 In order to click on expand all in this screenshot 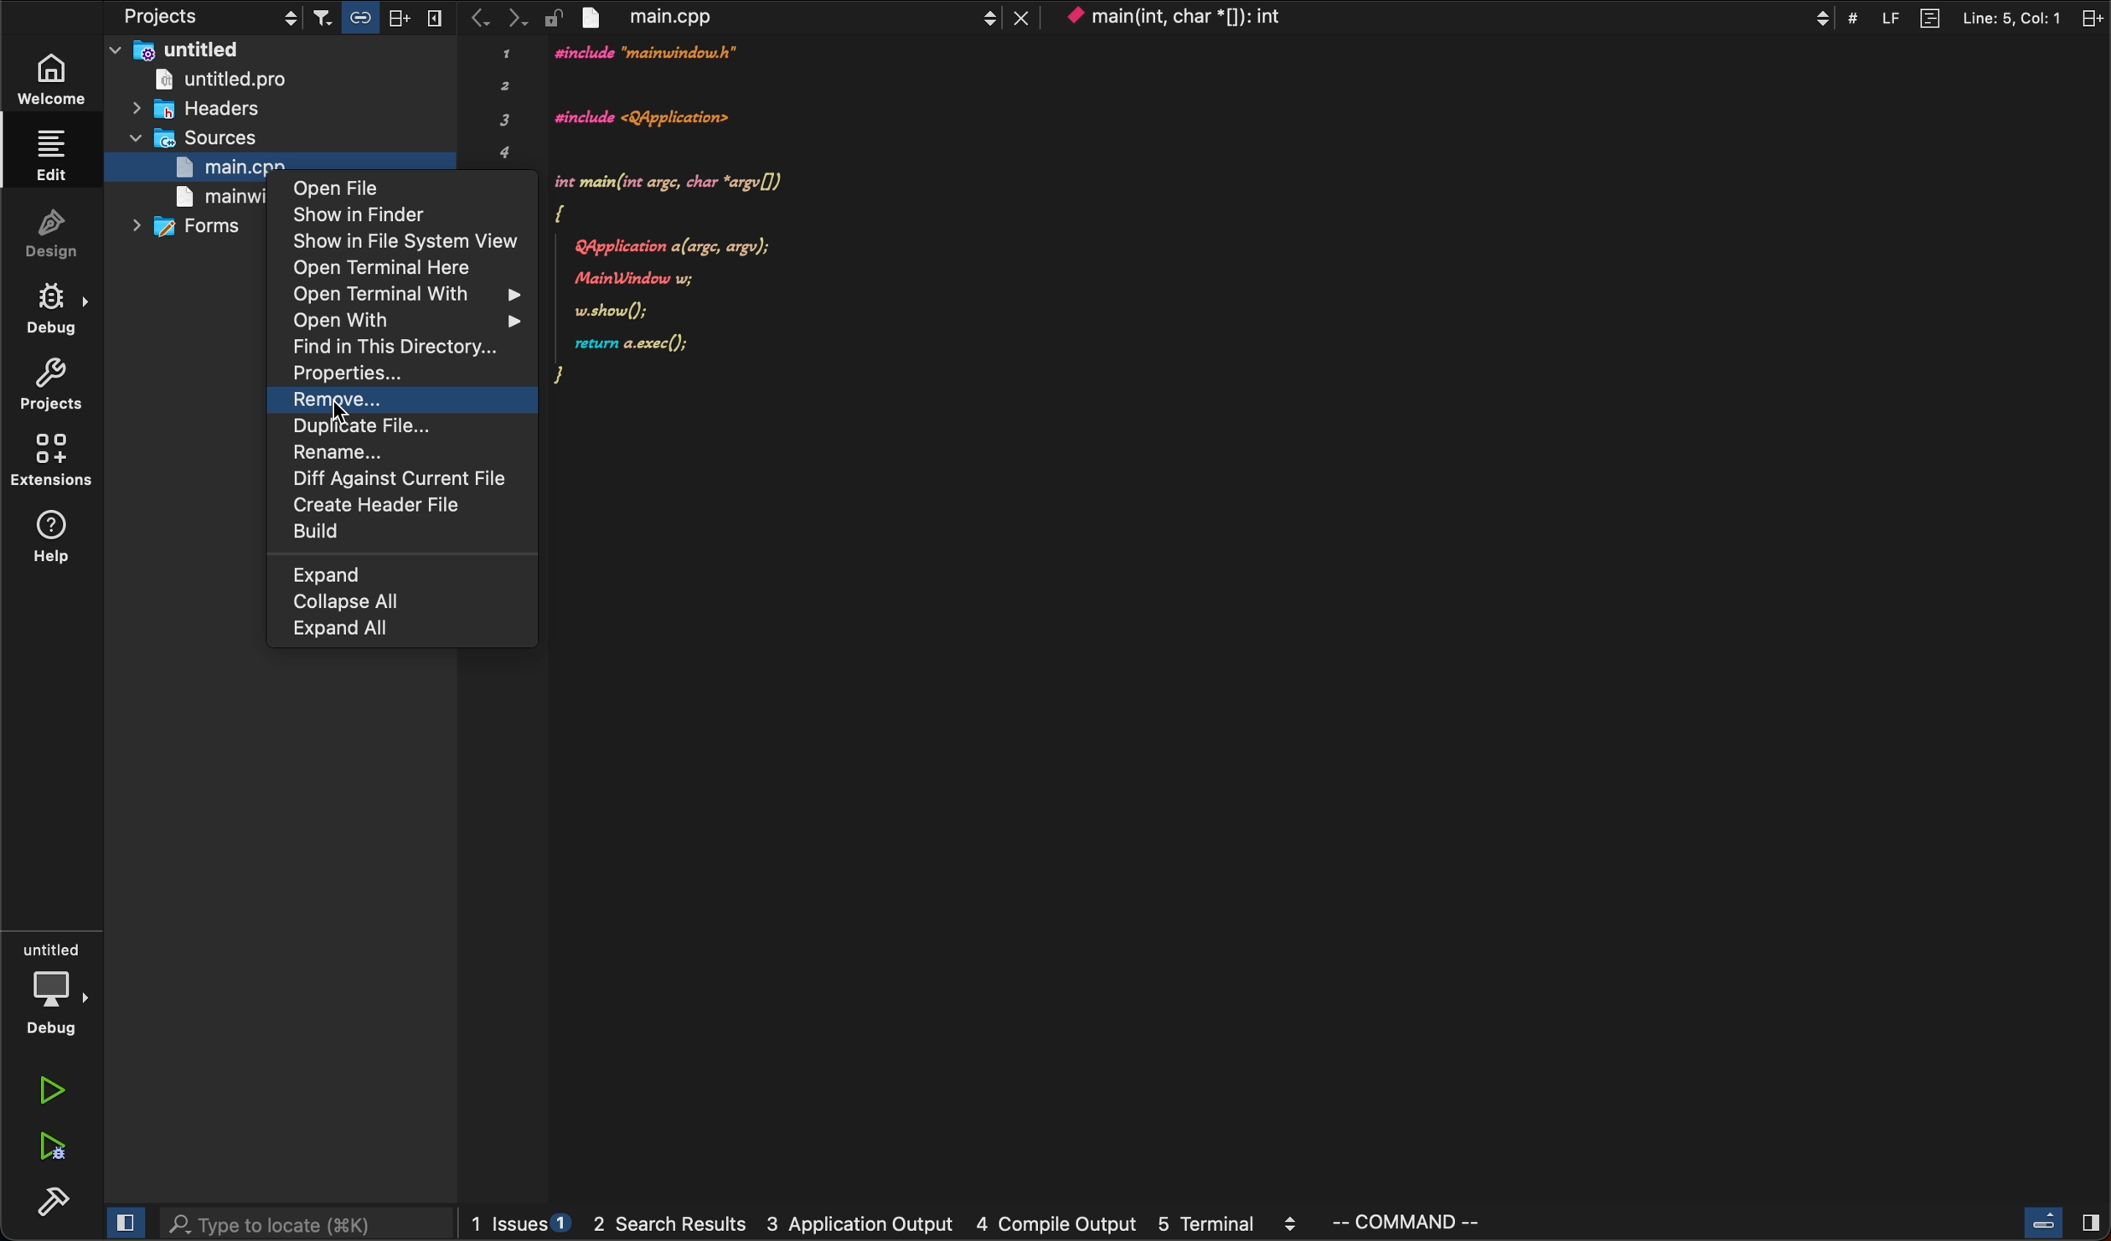, I will do `click(340, 631)`.